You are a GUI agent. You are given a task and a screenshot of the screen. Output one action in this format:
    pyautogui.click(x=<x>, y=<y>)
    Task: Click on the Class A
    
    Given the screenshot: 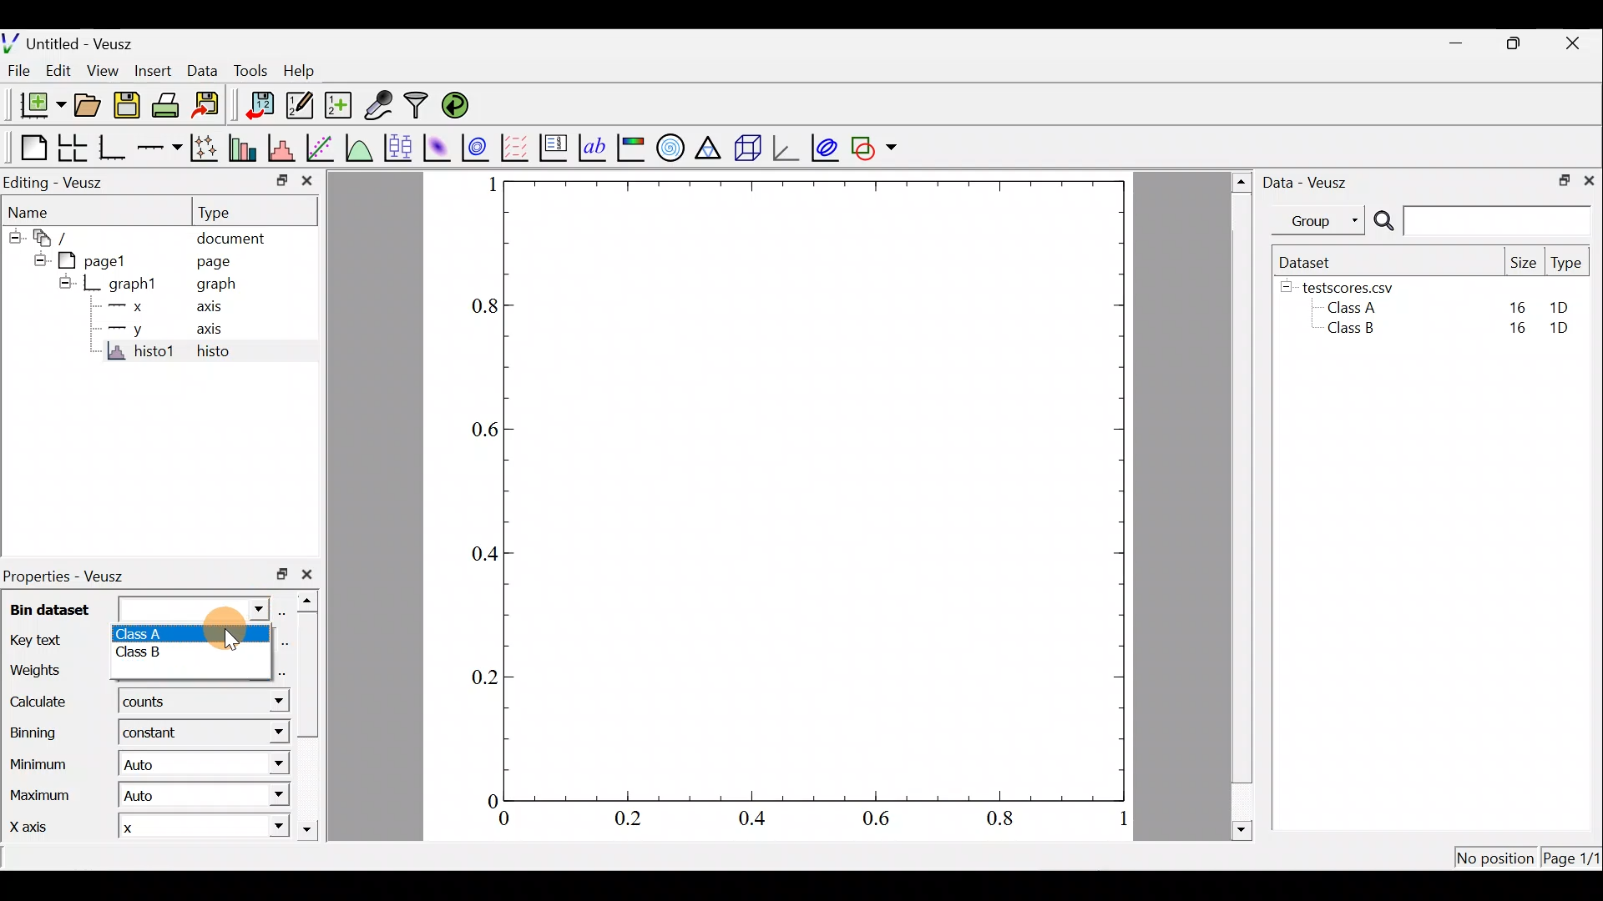 What is the action you would take?
    pyautogui.click(x=1356, y=307)
    